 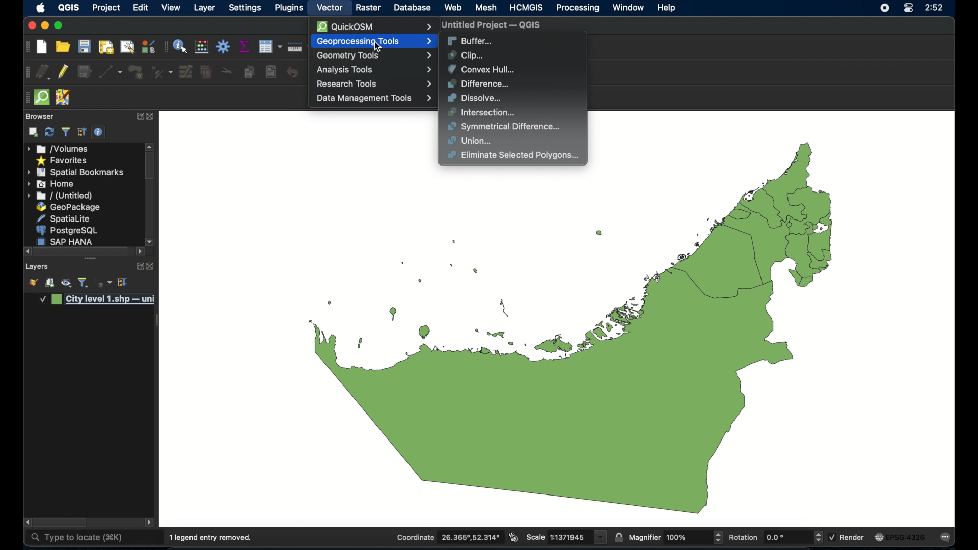 What do you see at coordinates (448, 537) in the screenshot?
I see `coordinate` at bounding box center [448, 537].